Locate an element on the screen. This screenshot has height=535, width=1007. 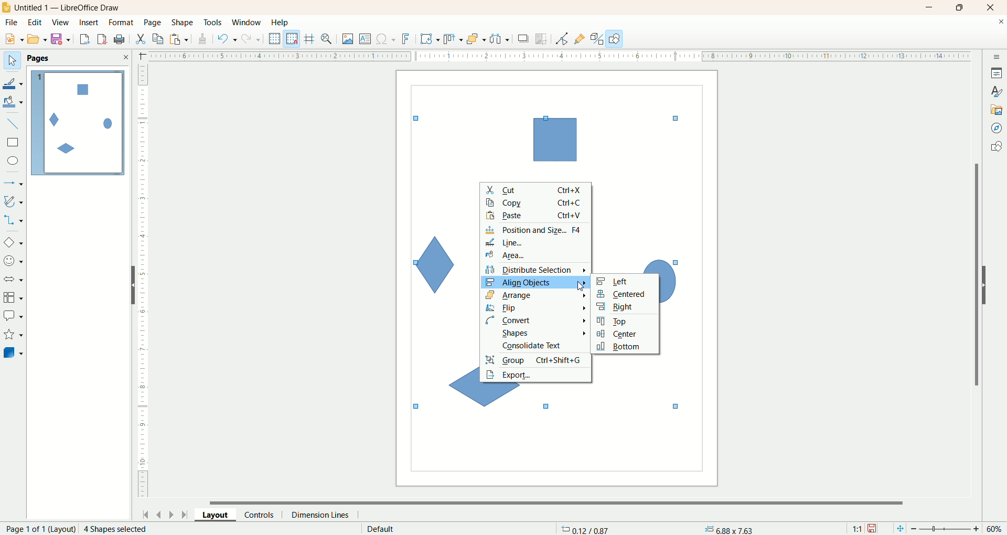
crop image is located at coordinates (542, 39).